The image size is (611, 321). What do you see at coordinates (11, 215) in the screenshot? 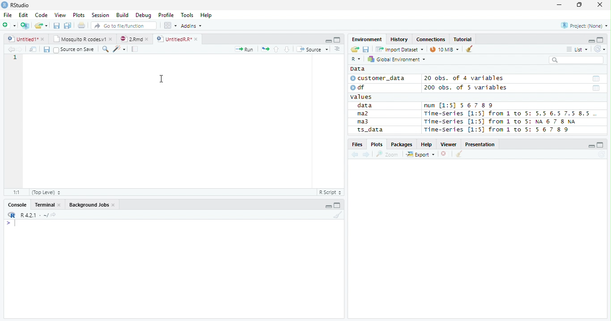
I see `R` at bounding box center [11, 215].